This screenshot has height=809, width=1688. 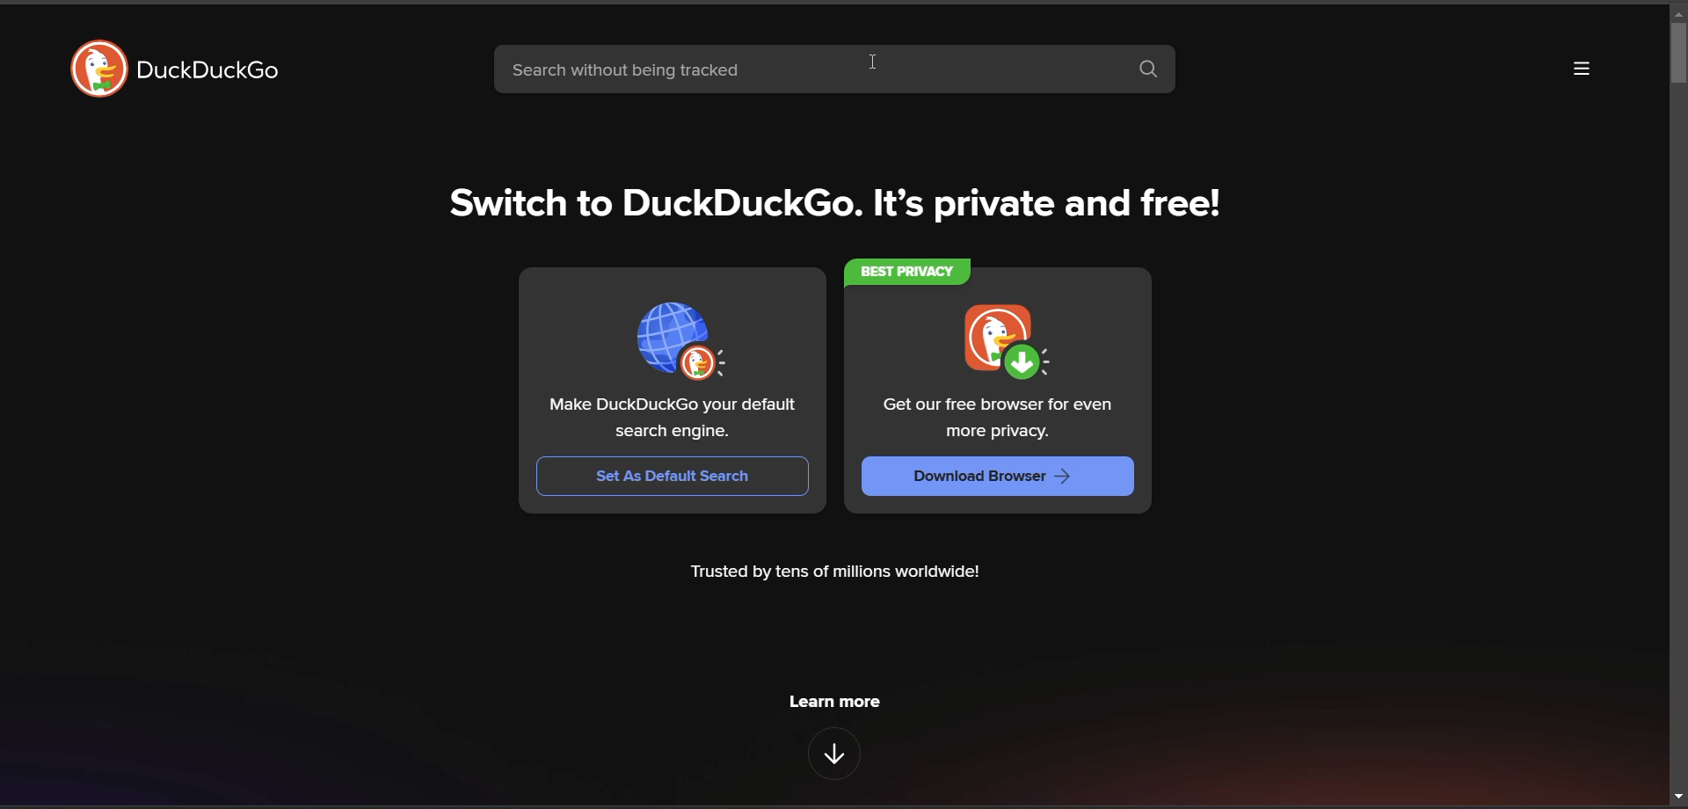 I want to click on learn more, so click(x=836, y=700).